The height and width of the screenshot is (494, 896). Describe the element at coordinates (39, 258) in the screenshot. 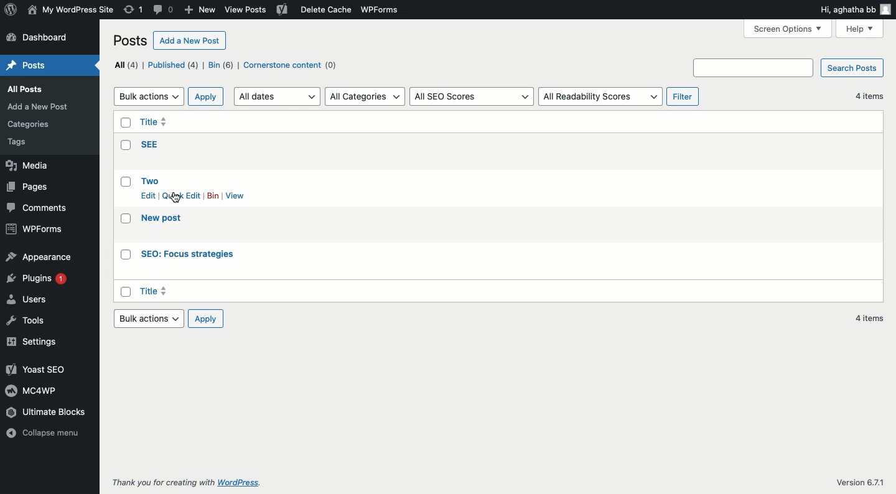

I see `Appearance` at that location.